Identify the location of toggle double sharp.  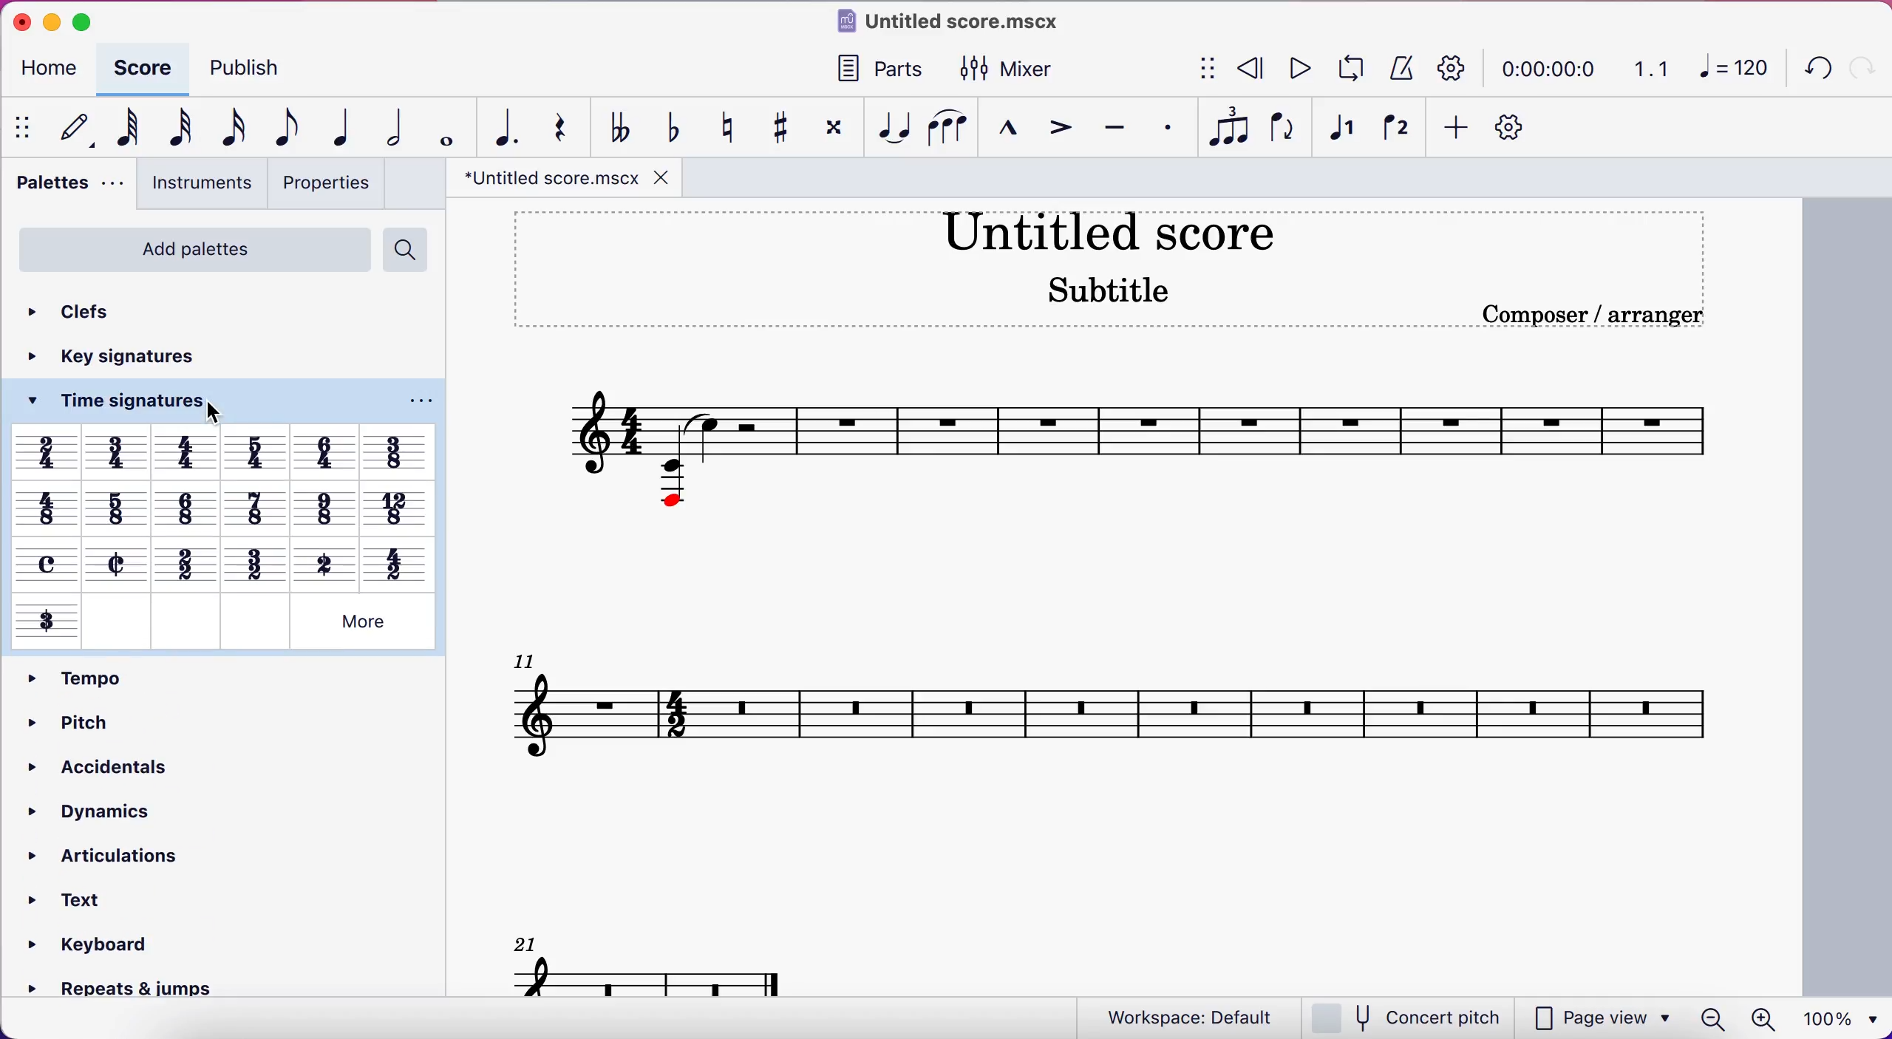
(828, 126).